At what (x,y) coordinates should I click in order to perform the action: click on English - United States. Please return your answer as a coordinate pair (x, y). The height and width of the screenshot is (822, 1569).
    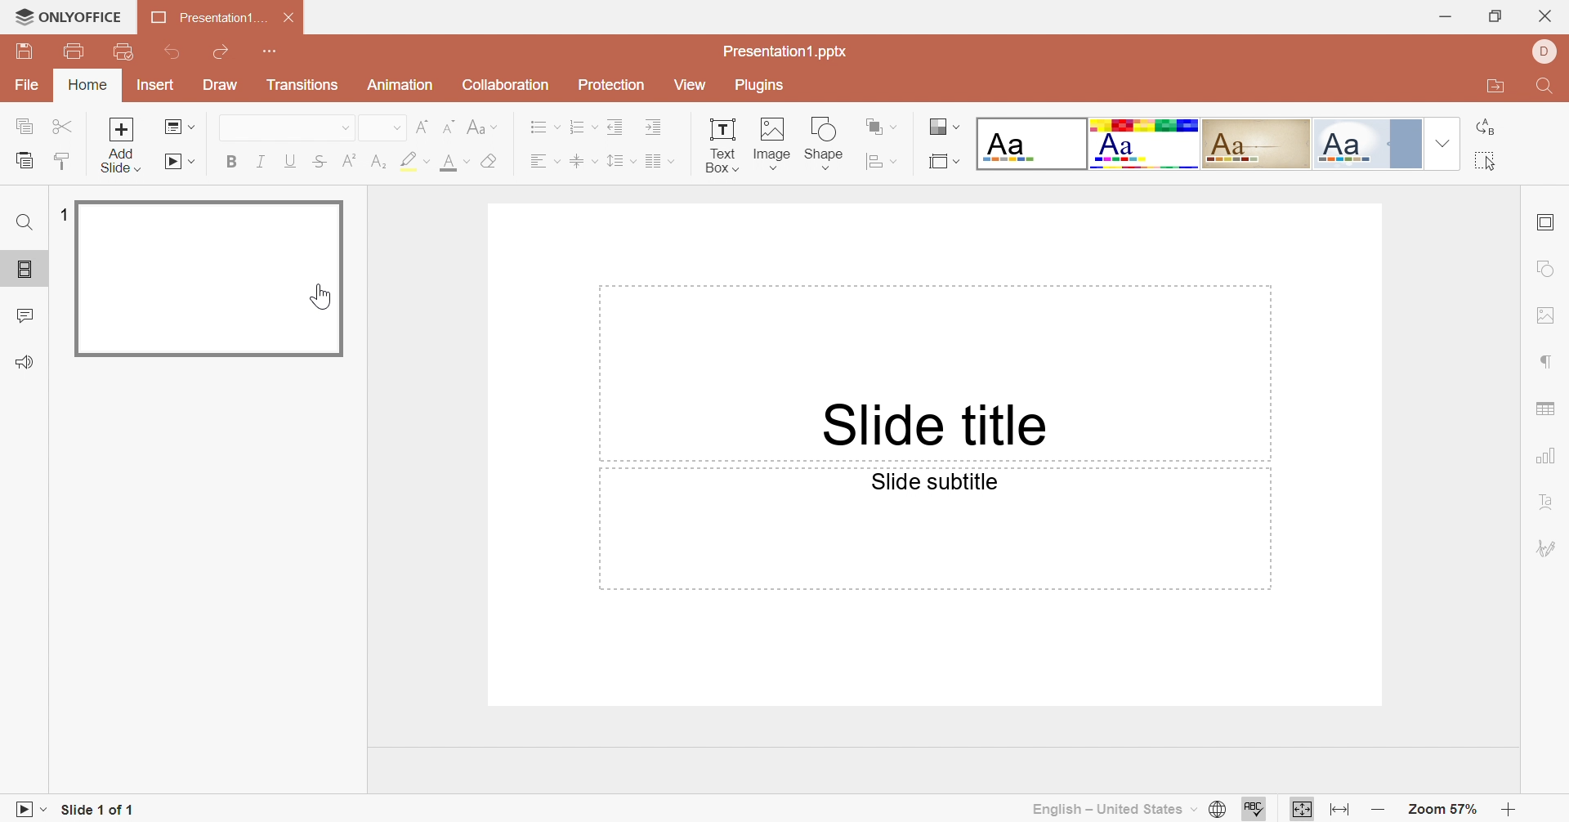
    Looking at the image, I should click on (1104, 811).